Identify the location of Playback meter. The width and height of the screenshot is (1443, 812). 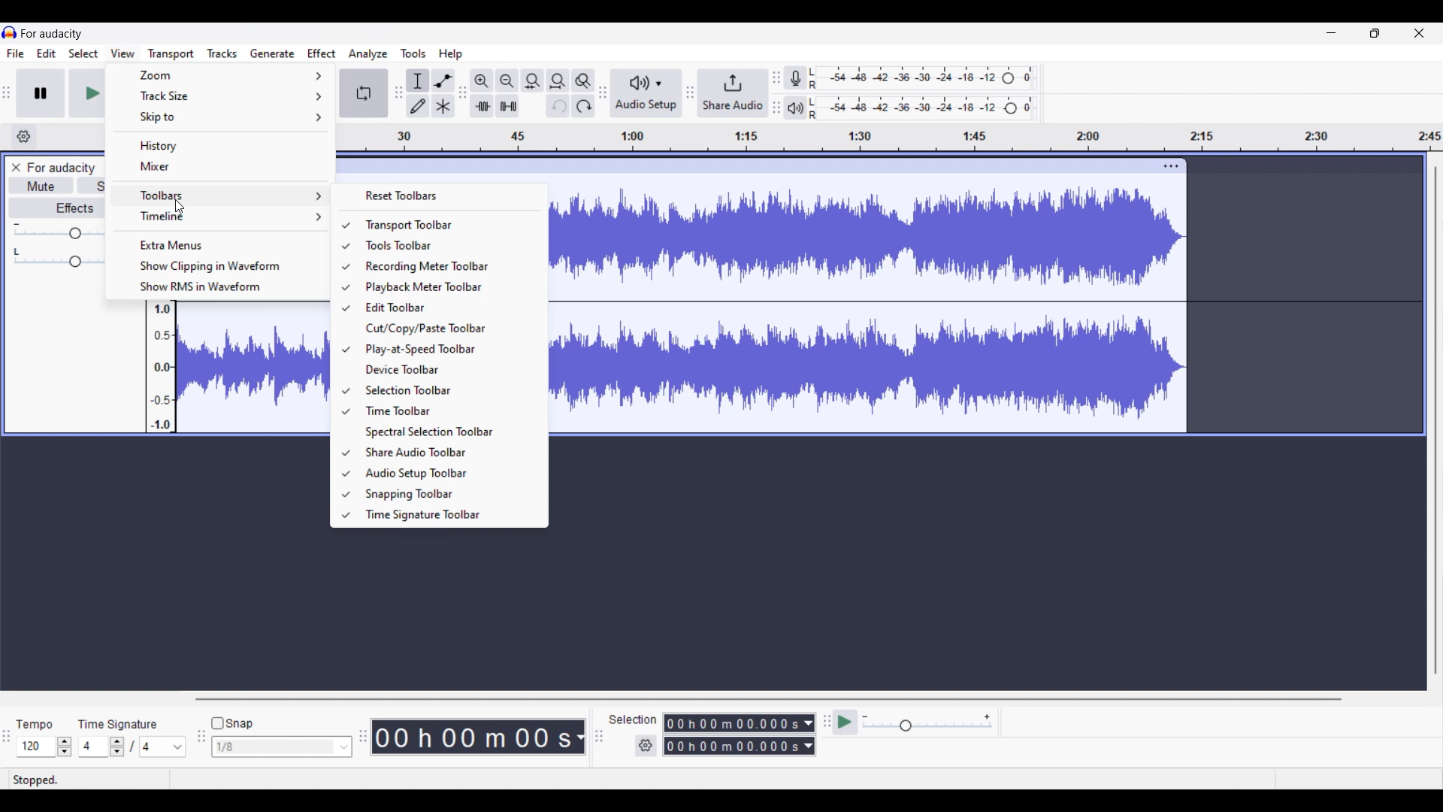
(796, 108).